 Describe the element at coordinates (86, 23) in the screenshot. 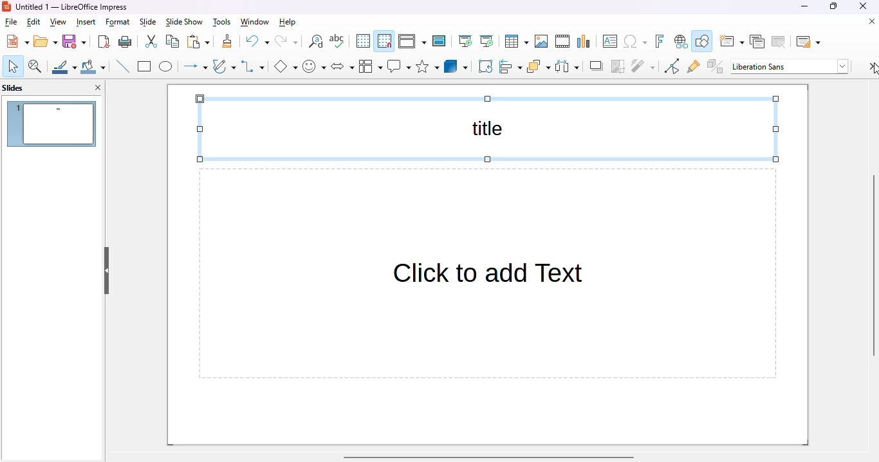

I see `insert` at that location.